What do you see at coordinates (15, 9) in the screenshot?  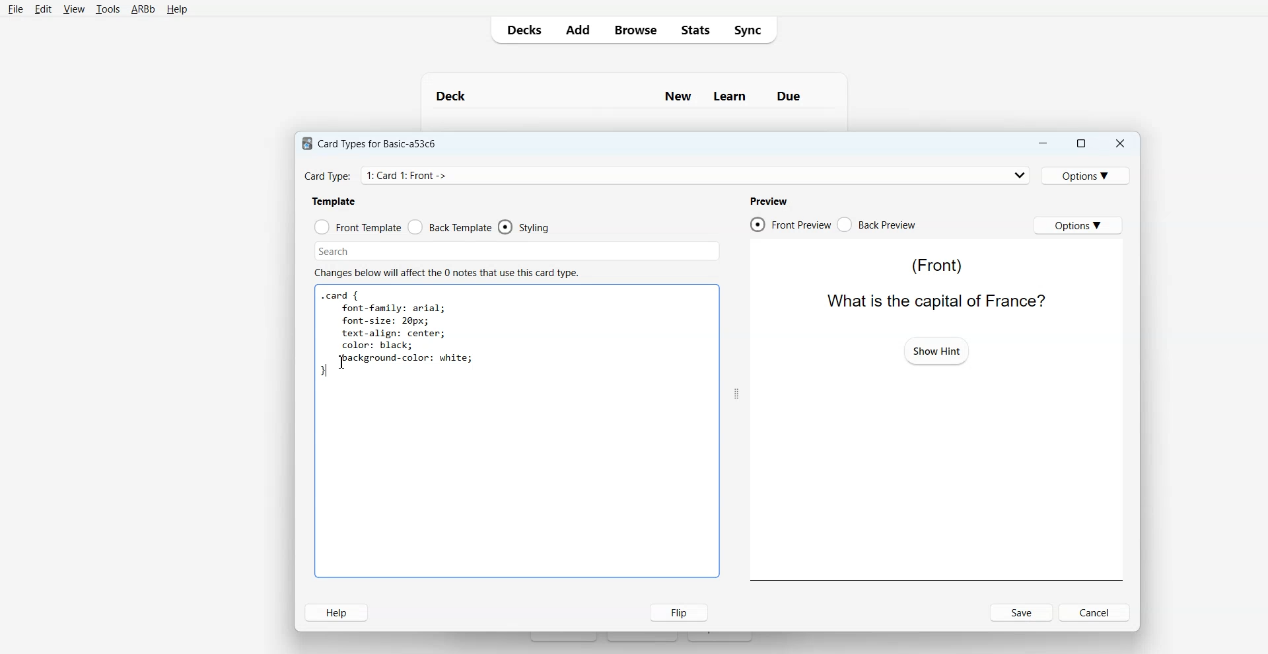 I see `File` at bounding box center [15, 9].